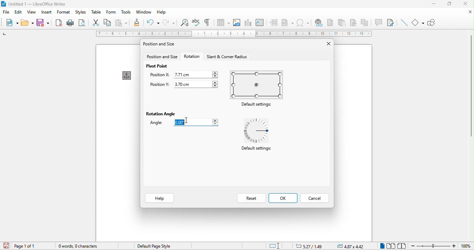  What do you see at coordinates (110, 12) in the screenshot?
I see `form` at bounding box center [110, 12].